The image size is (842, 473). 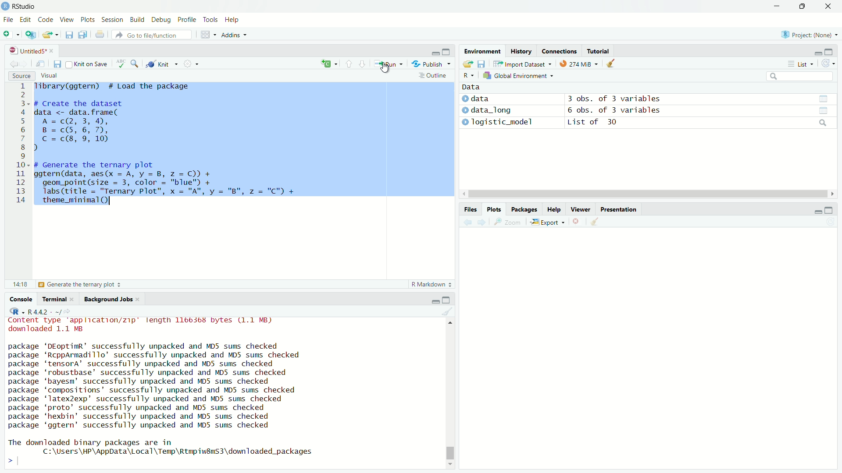 What do you see at coordinates (388, 70) in the screenshot?
I see `cursor` at bounding box center [388, 70].